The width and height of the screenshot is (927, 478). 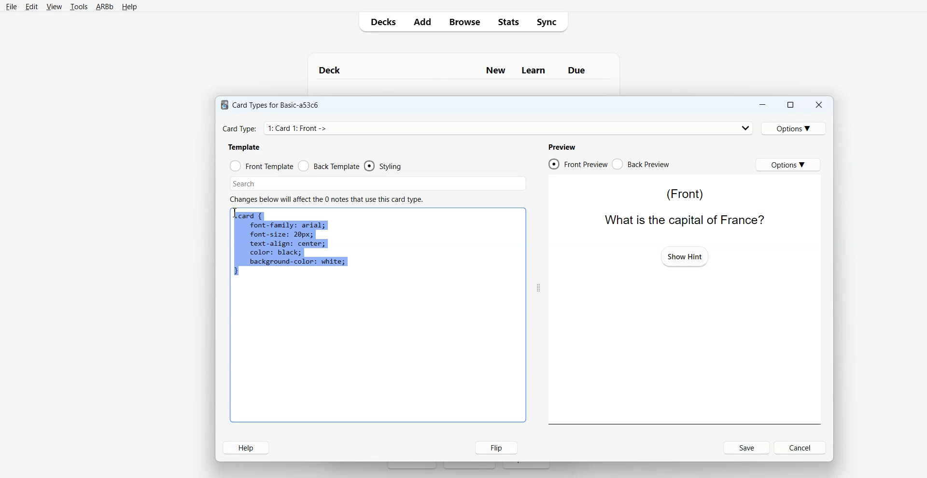 I want to click on Maximize, so click(x=789, y=105).